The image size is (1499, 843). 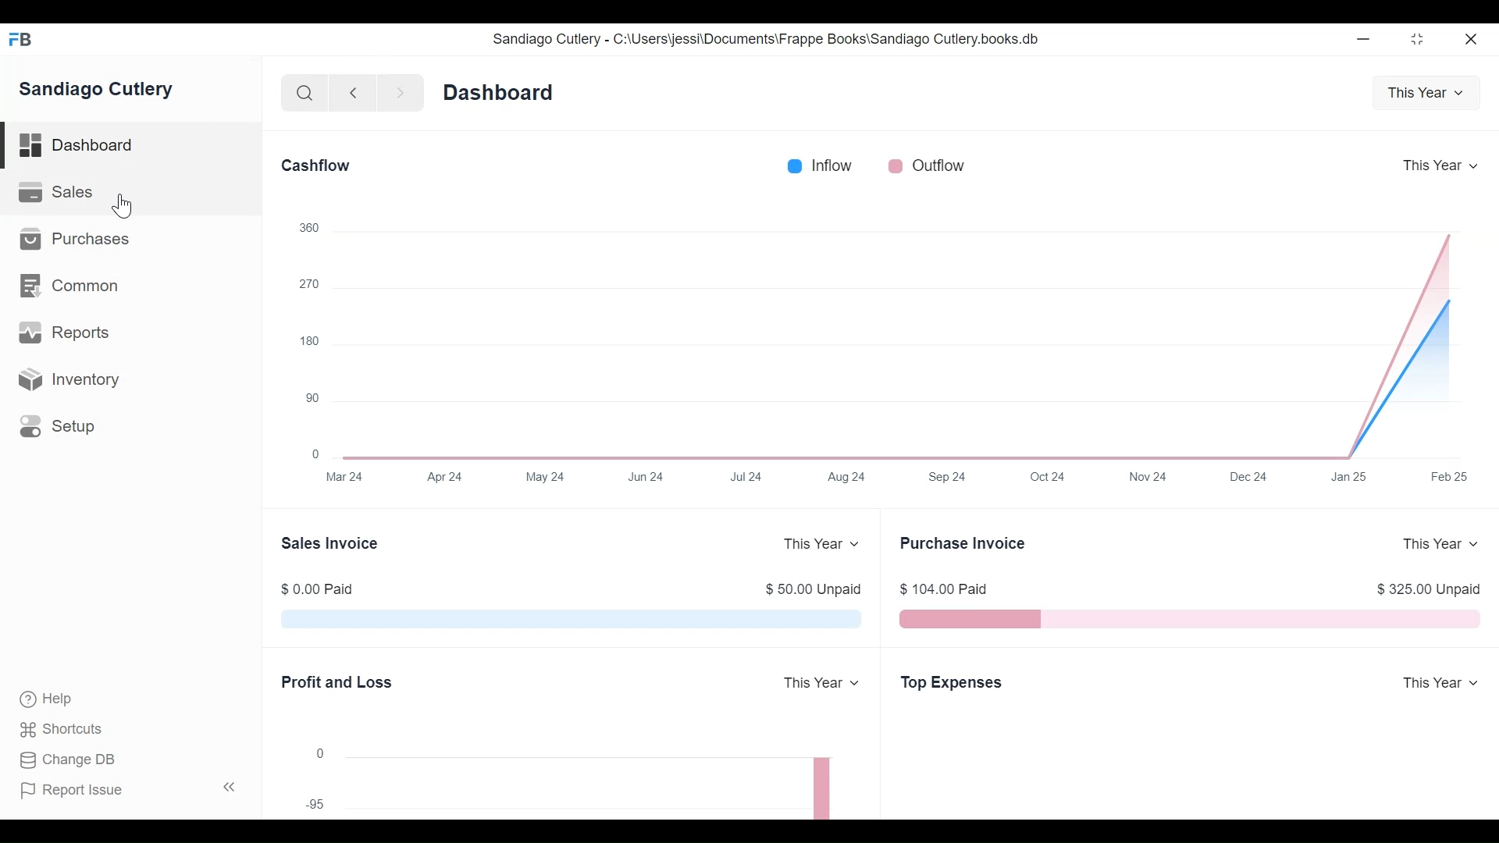 I want to click on Navigate Back, so click(x=350, y=93).